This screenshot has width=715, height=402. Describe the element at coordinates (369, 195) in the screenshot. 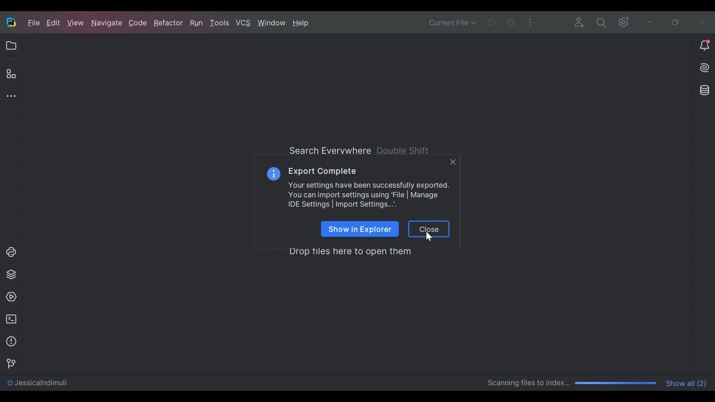

I see `Your Settings has been successfully exported. You can import settings using File| Manage Ide| Import` at that location.